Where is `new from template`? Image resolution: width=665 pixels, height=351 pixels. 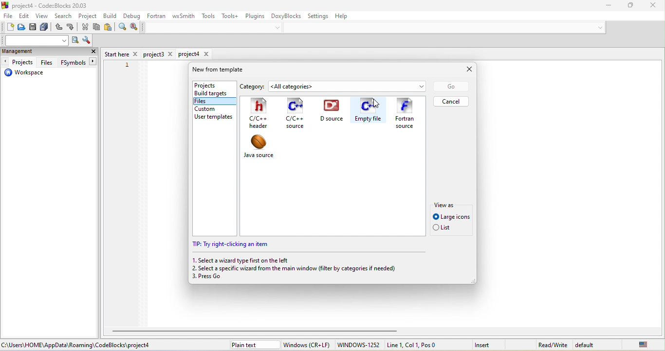
new from template is located at coordinates (223, 70).